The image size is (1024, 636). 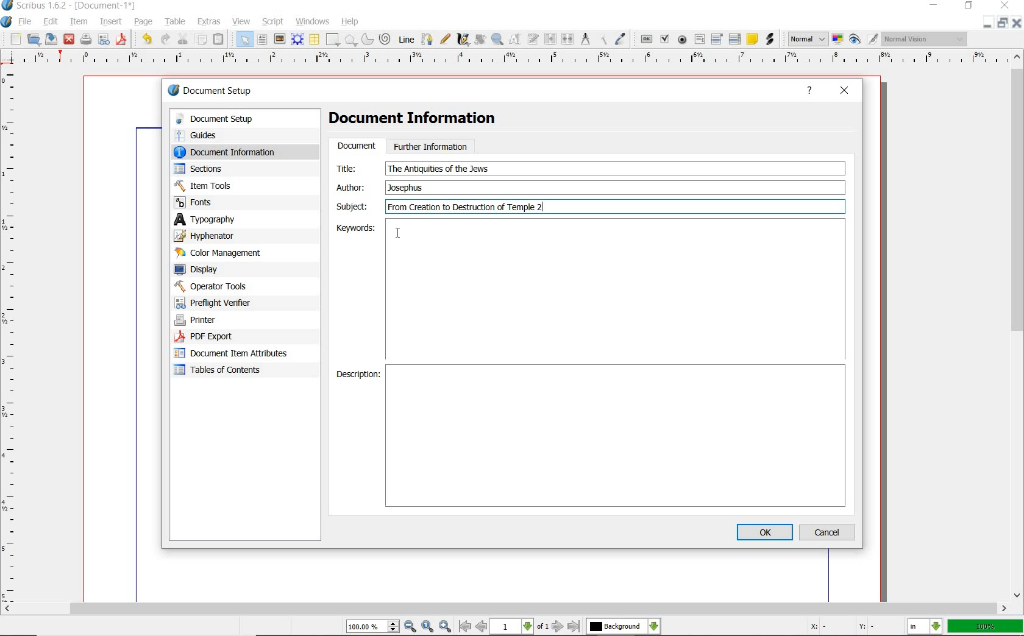 I want to click on cursor, so click(x=397, y=234).